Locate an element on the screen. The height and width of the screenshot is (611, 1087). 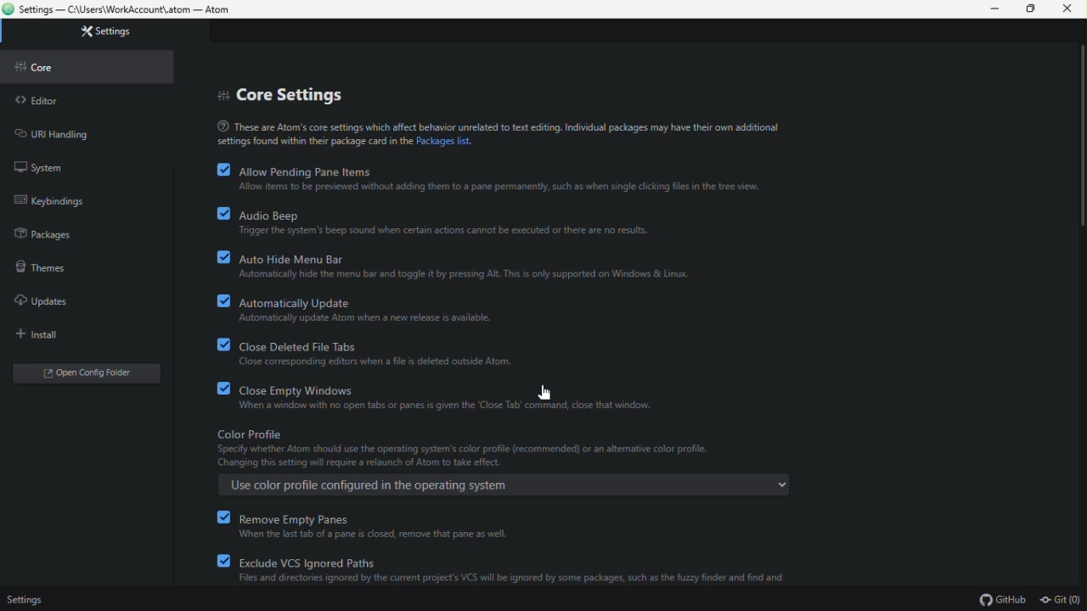
text is located at coordinates (504, 133).